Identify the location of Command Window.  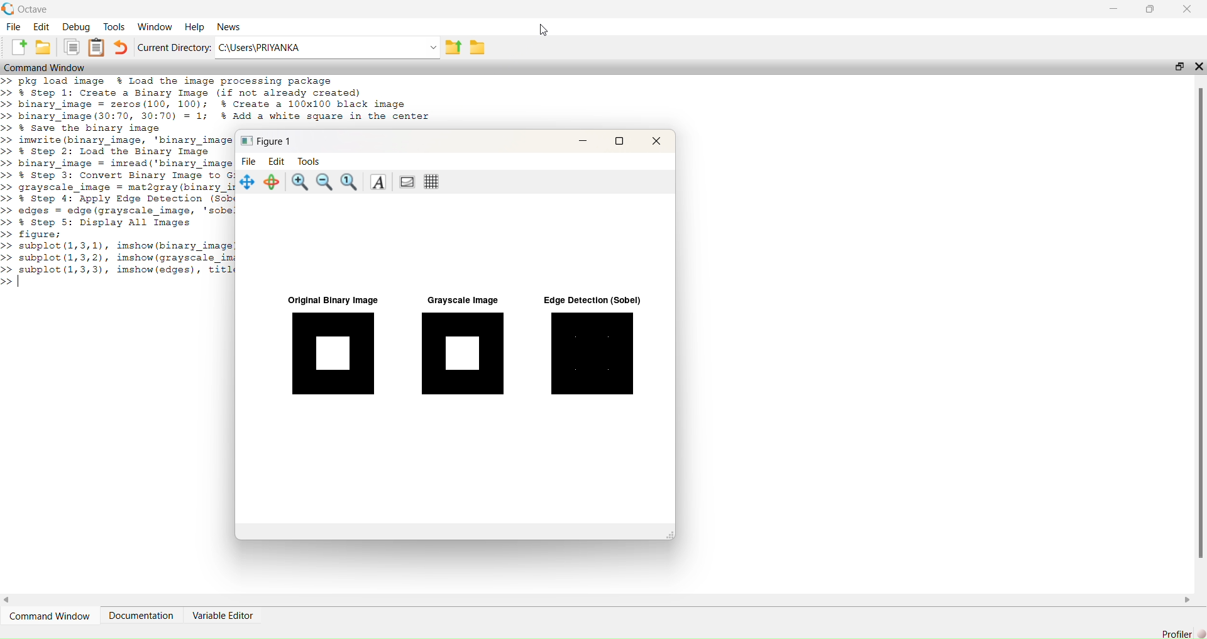
(45, 66).